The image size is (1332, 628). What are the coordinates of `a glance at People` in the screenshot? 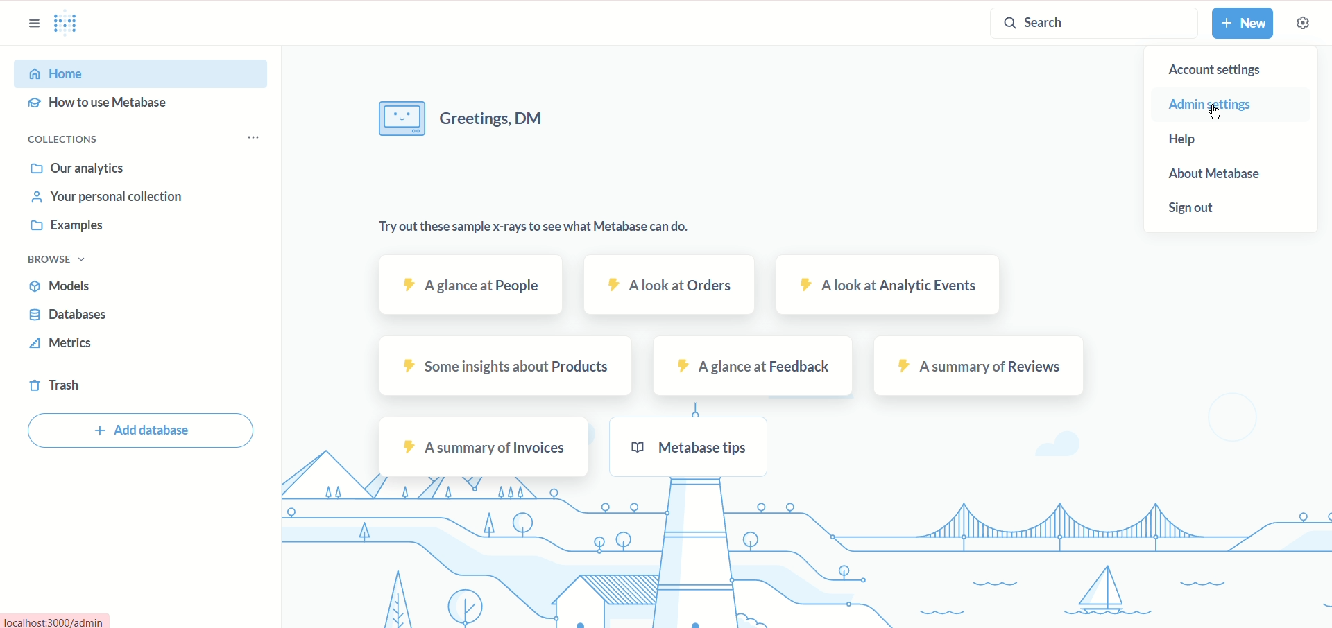 It's located at (465, 287).